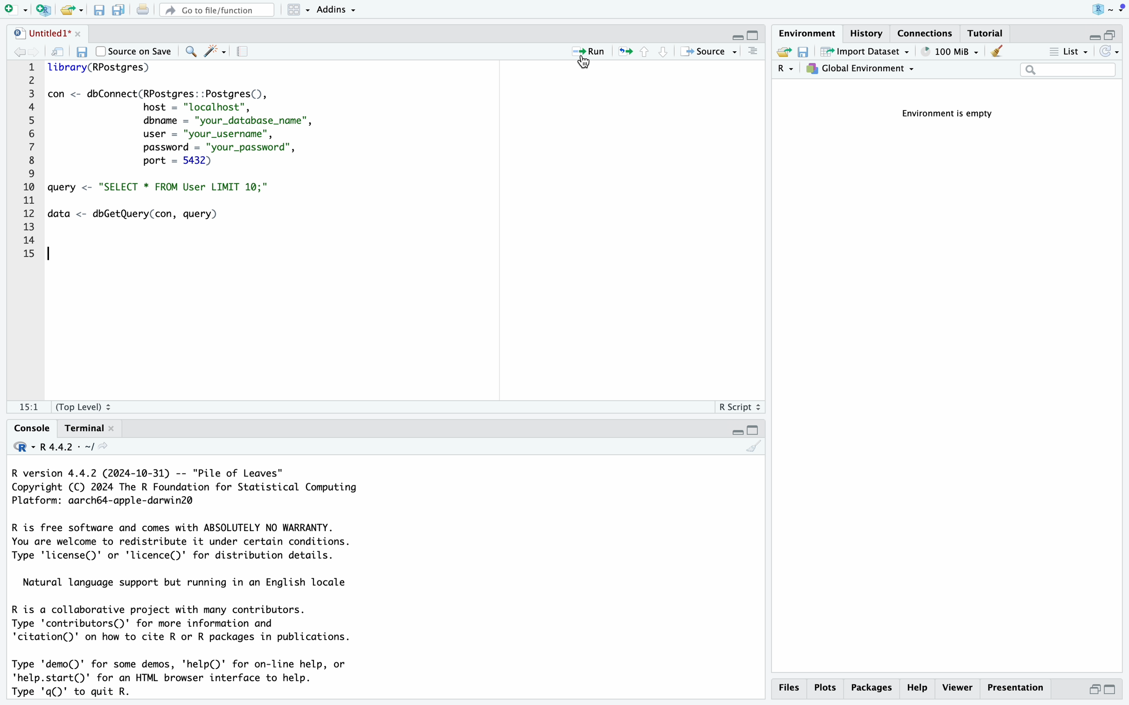  What do you see at coordinates (1020, 691) in the screenshot?
I see `presentation` at bounding box center [1020, 691].